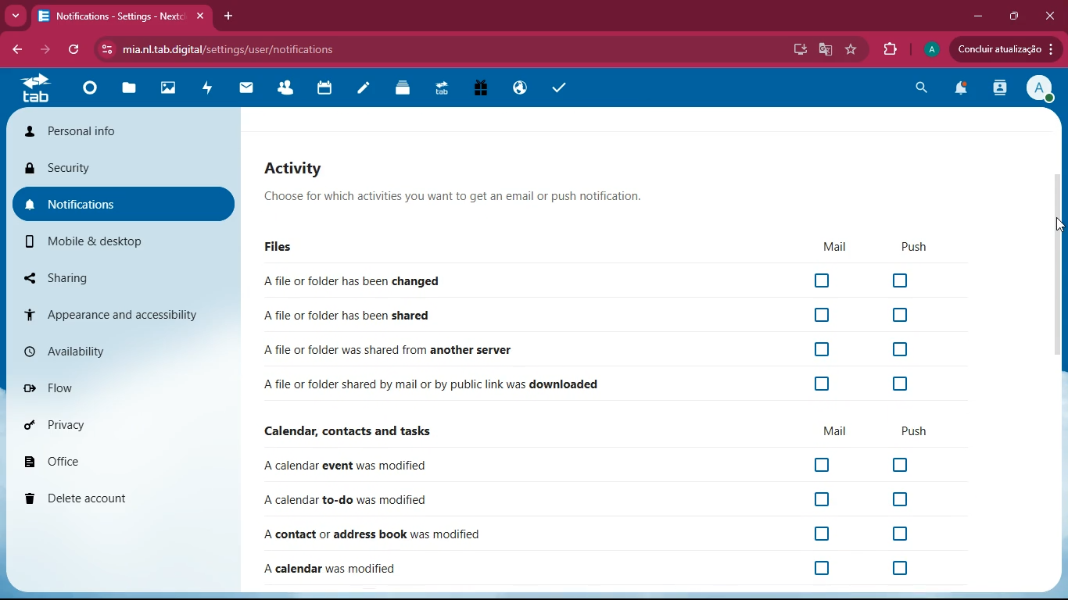 This screenshot has width=1068, height=600. Describe the element at coordinates (129, 458) in the screenshot. I see `office` at that location.